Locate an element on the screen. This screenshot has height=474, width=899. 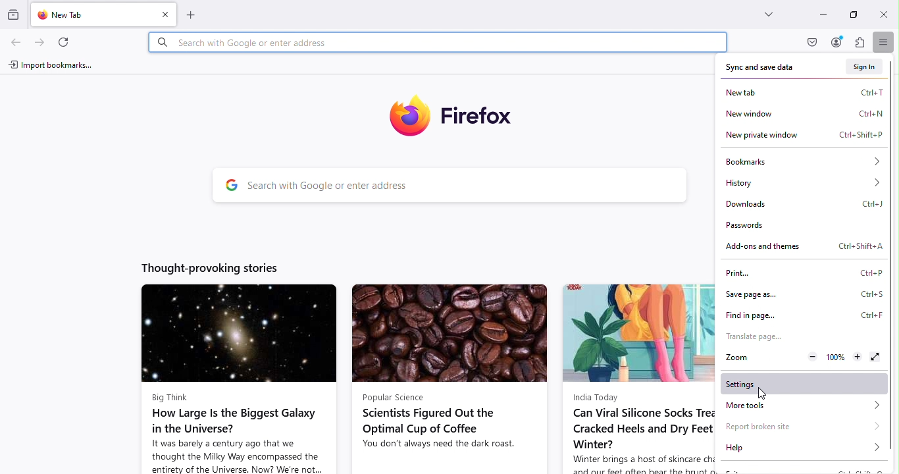
Save page as is located at coordinates (801, 292).